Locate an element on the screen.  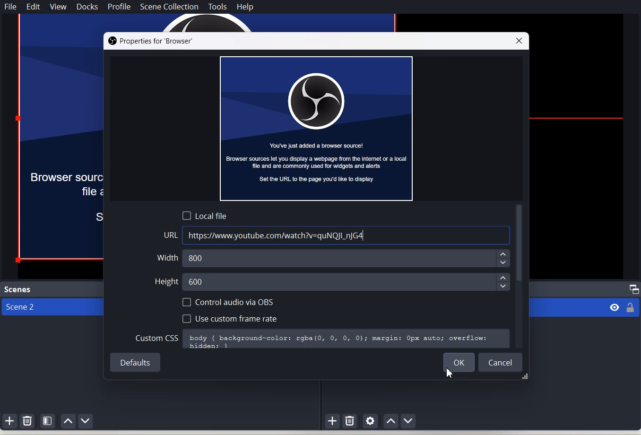
URL is located at coordinates (170, 234).